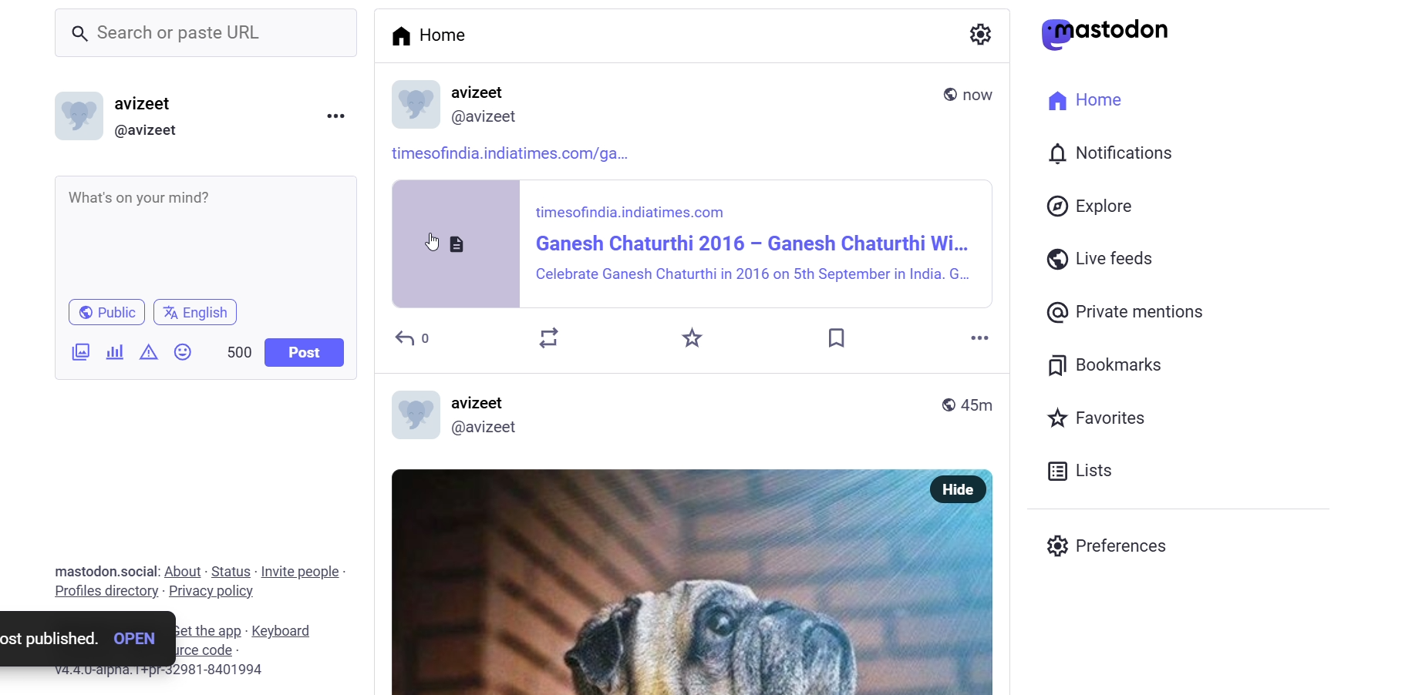  What do you see at coordinates (666, 589) in the screenshot?
I see `OY
uo L Si -
“WHEREUERFOOD'FALLS,
7 ISHALI'BETHERE!>` at bounding box center [666, 589].